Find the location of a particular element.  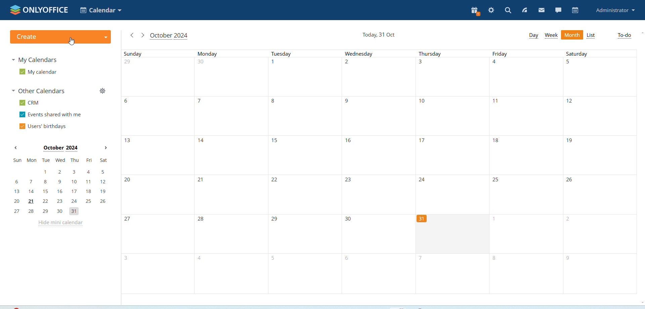

other calendars is located at coordinates (40, 90).